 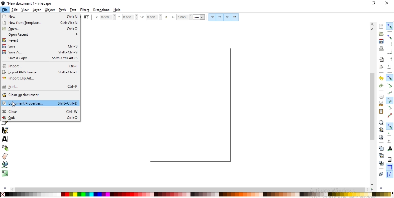 I want to click on minimize, so click(x=360, y=2).